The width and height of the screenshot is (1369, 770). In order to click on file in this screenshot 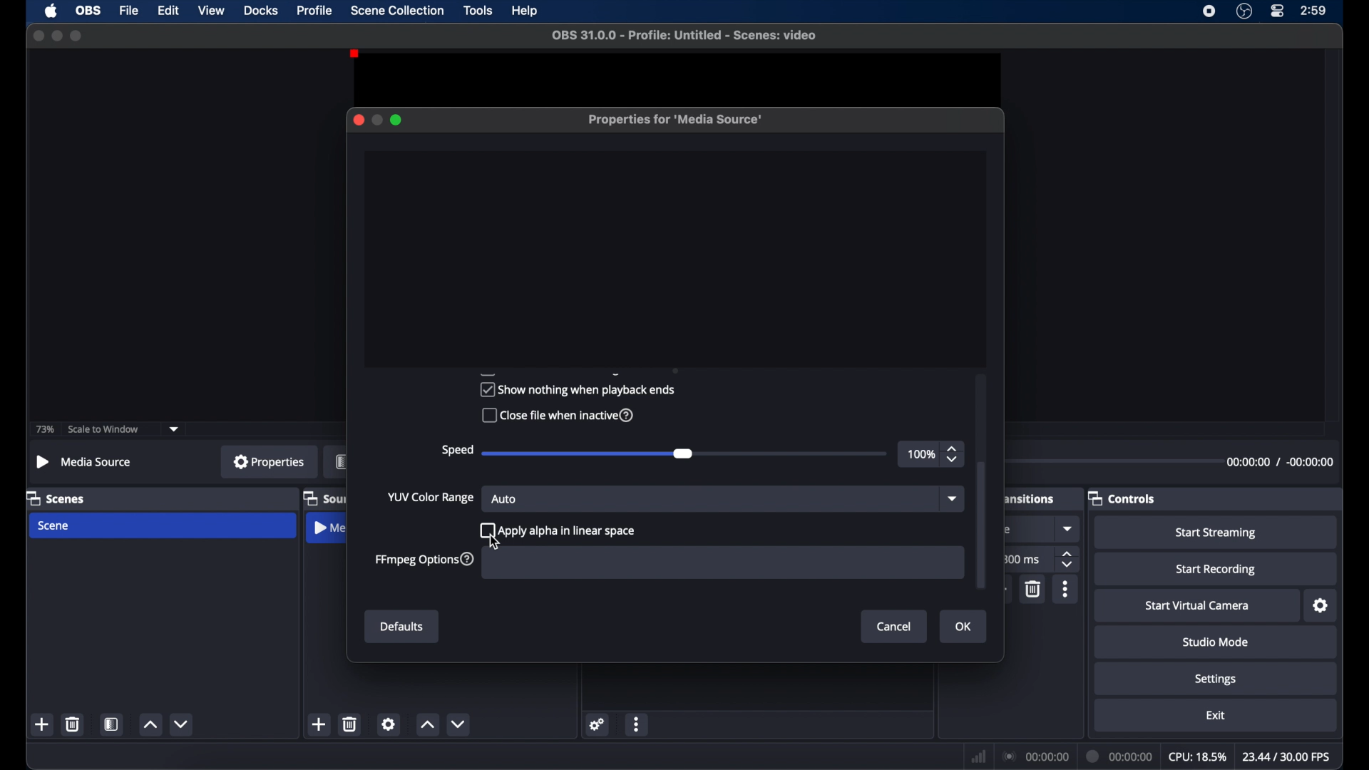, I will do `click(130, 11)`.